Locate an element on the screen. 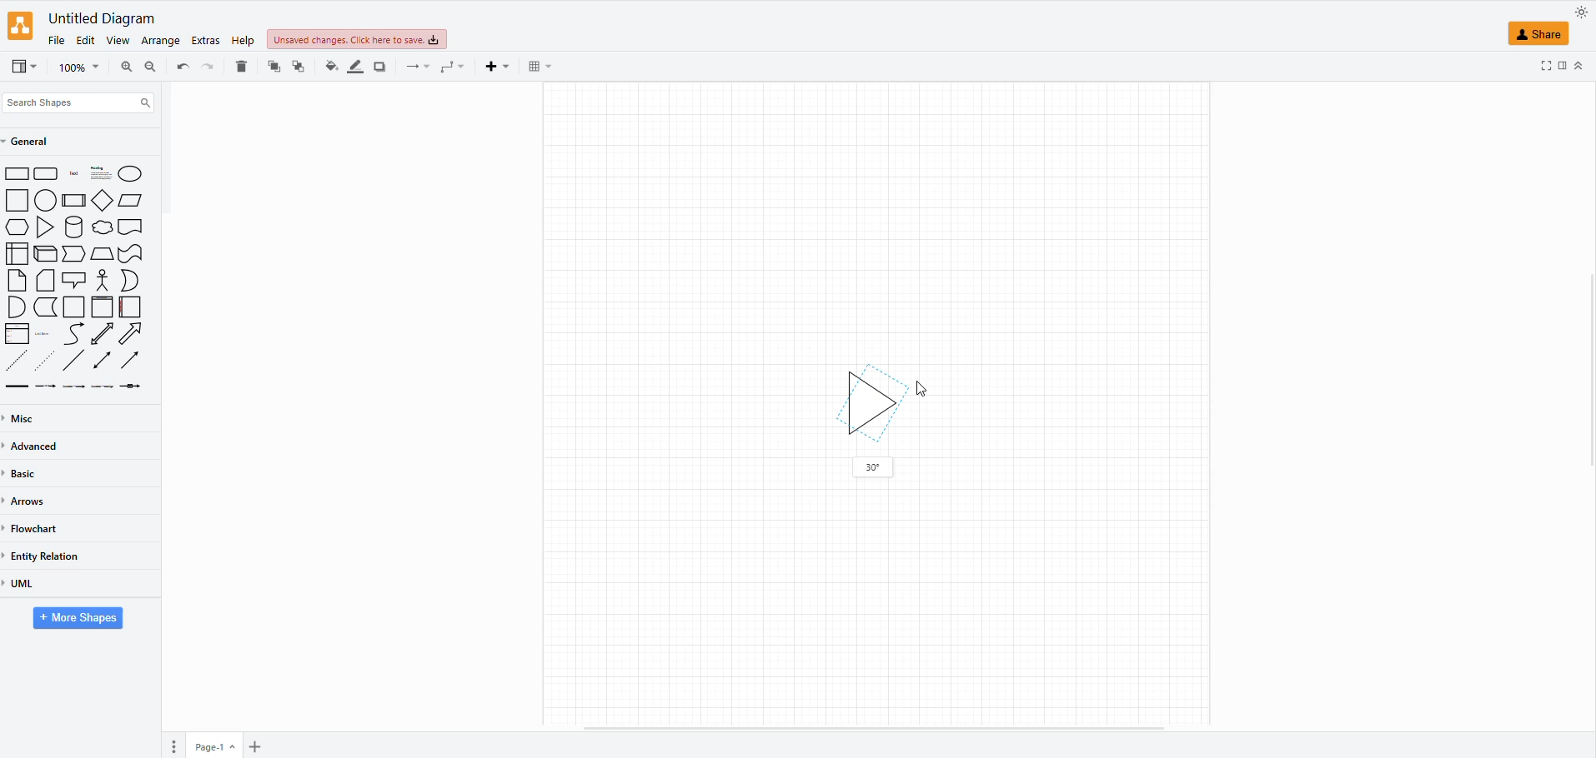 The image size is (1596, 758). Line is located at coordinates (75, 360).